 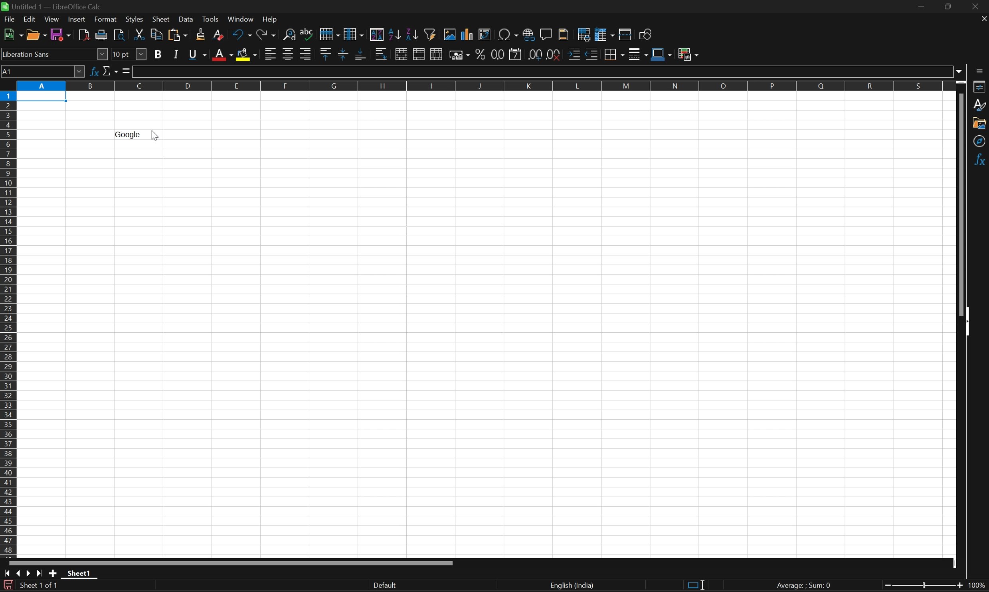 I want to click on Select formula, so click(x=126, y=70).